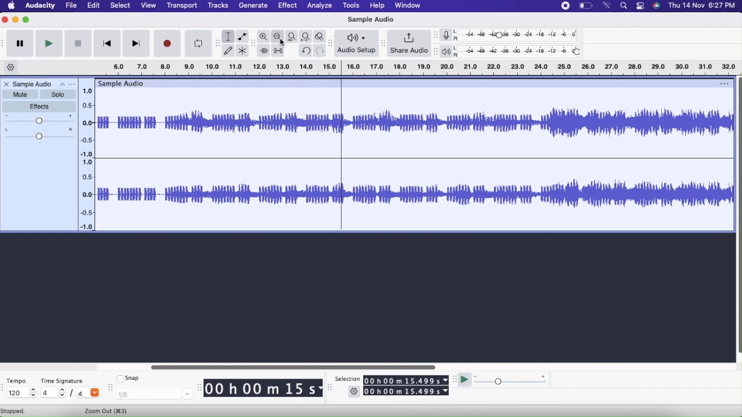  What do you see at coordinates (279, 50) in the screenshot?
I see `Silence audio selection` at bounding box center [279, 50].